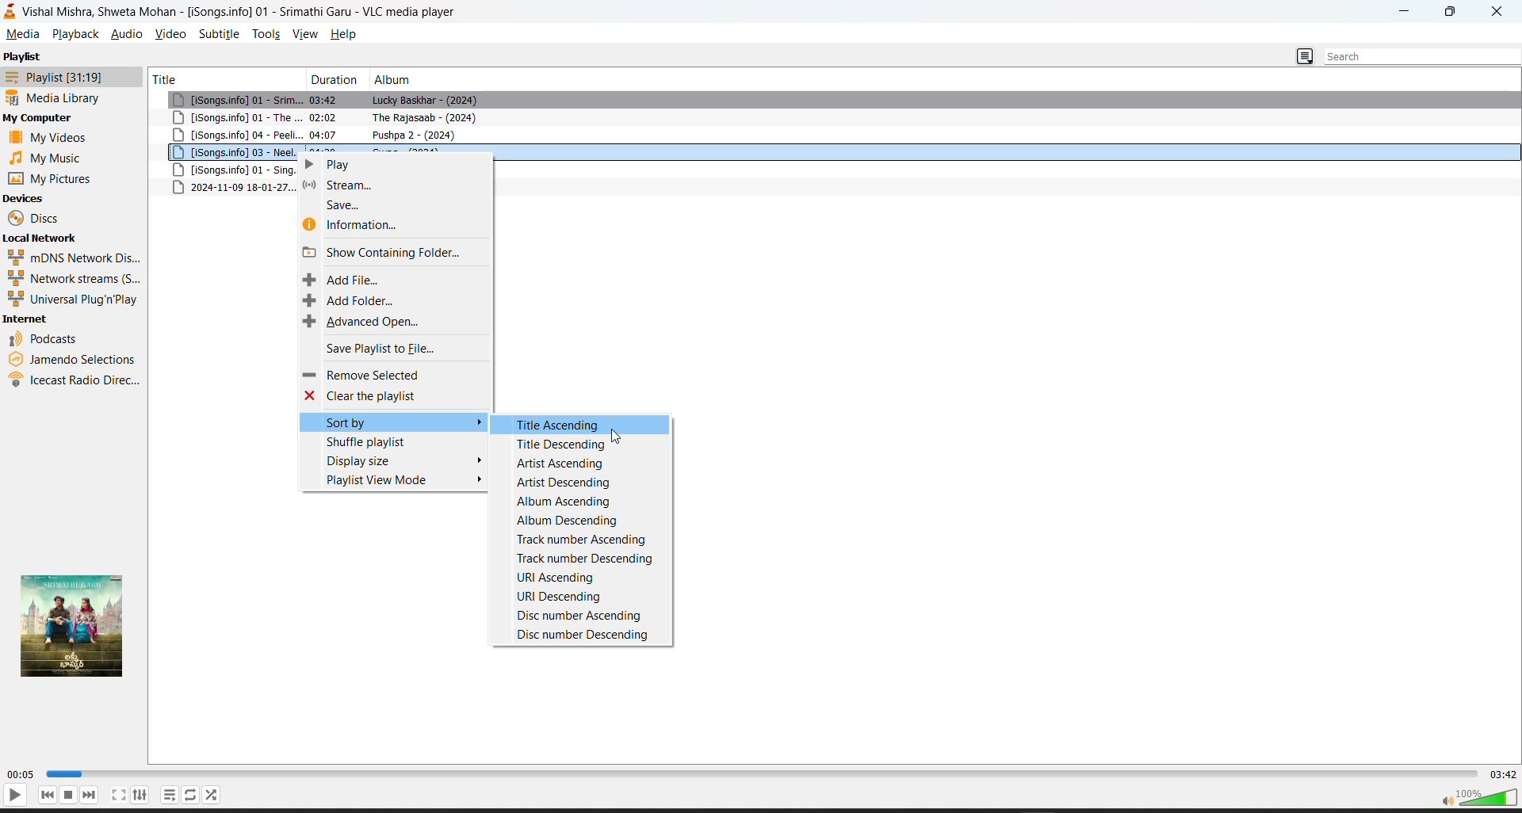 The height and width of the screenshot is (813, 1522). Describe the element at coordinates (1478, 796) in the screenshot. I see `volume` at that location.